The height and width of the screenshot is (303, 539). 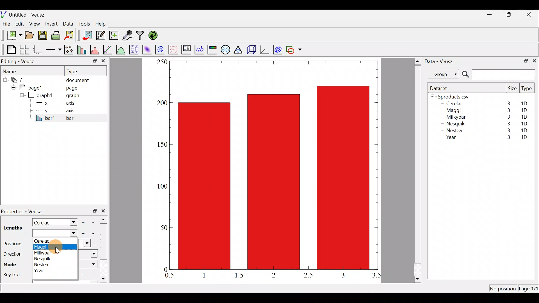 What do you see at coordinates (121, 49) in the screenshot?
I see `Plot a function` at bounding box center [121, 49].